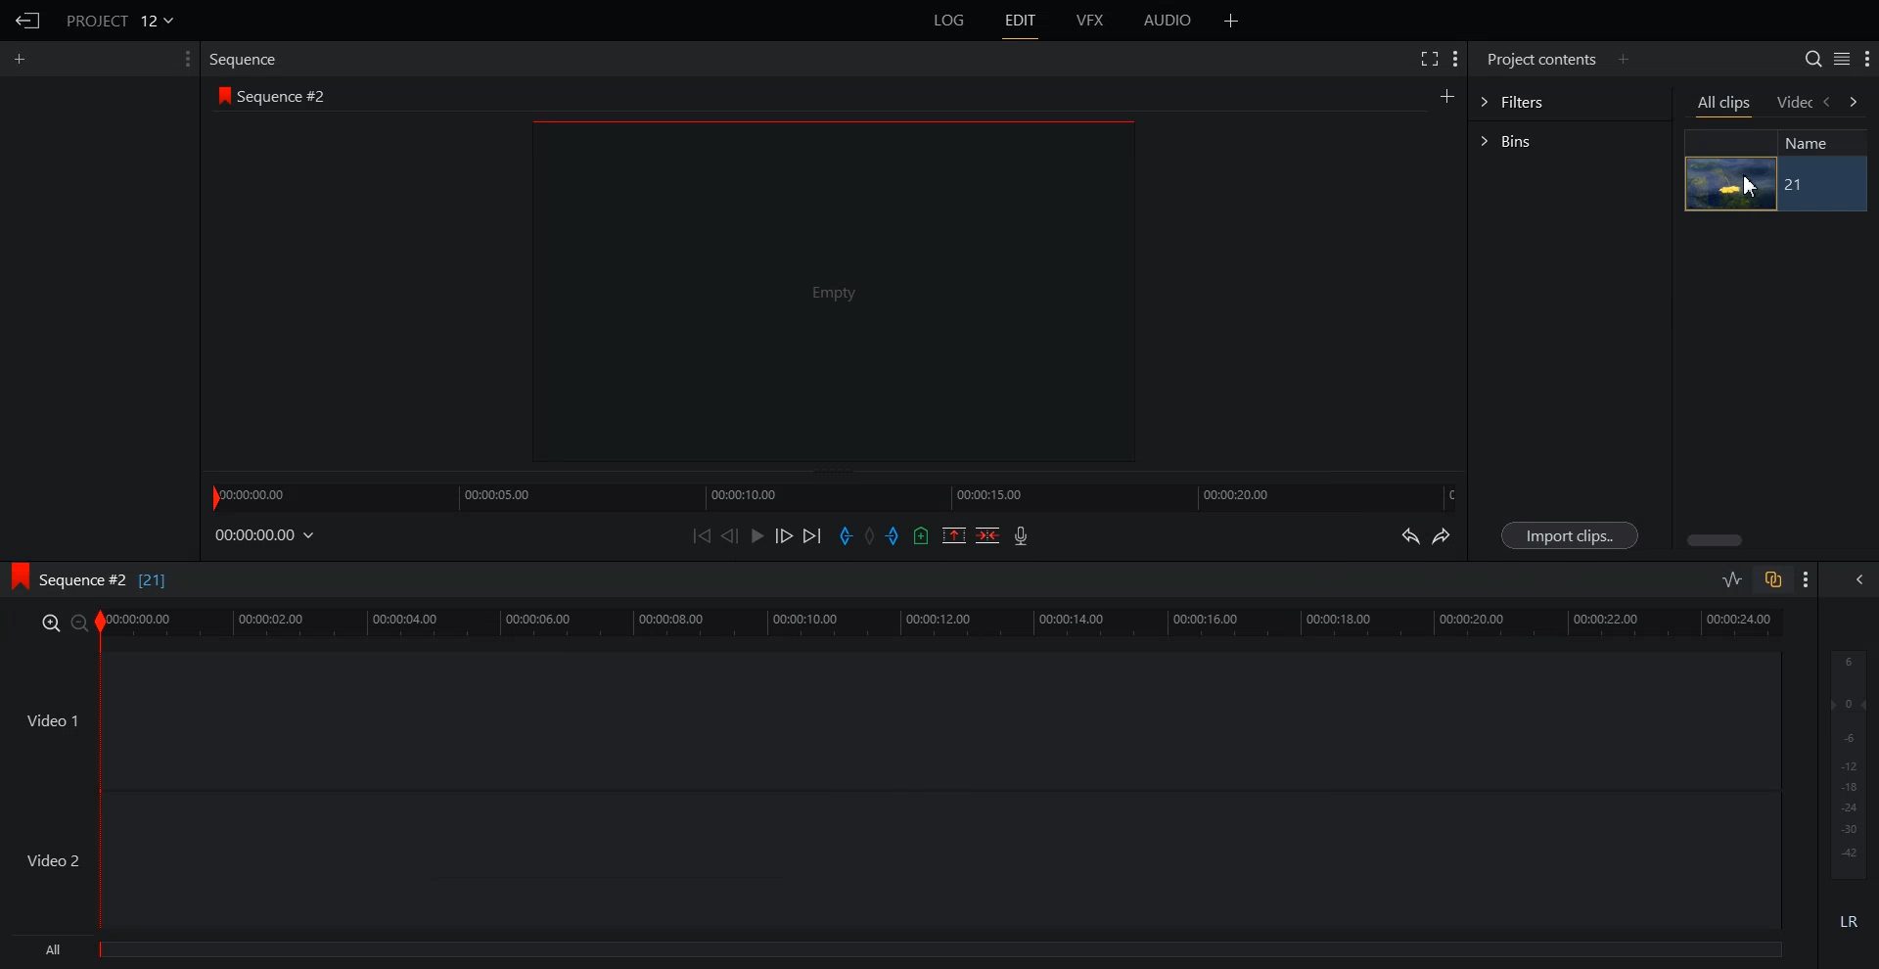  I want to click on Remove the mark section, so click(953, 534).